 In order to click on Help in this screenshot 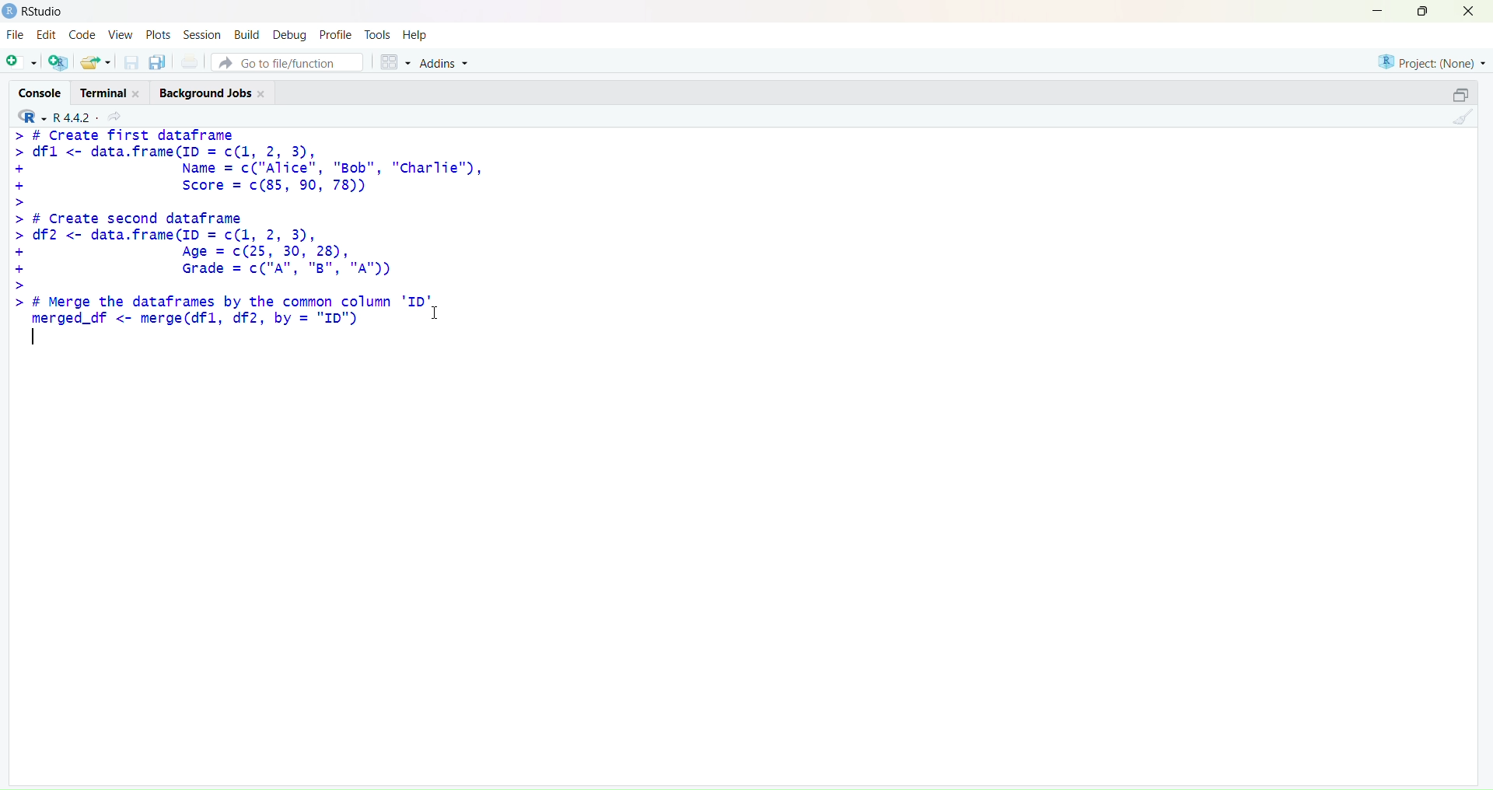, I will do `click(414, 34)`.